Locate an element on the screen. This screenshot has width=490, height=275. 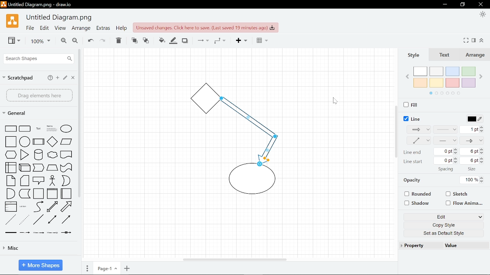
General shapes is located at coordinates (19, 113).